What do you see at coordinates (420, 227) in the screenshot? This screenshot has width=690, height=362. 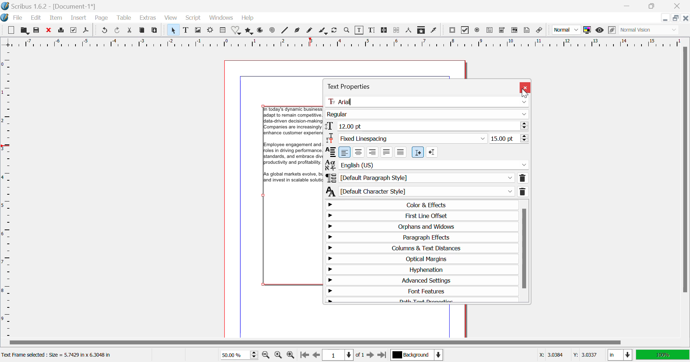 I see `Orphans & Windows` at bounding box center [420, 227].